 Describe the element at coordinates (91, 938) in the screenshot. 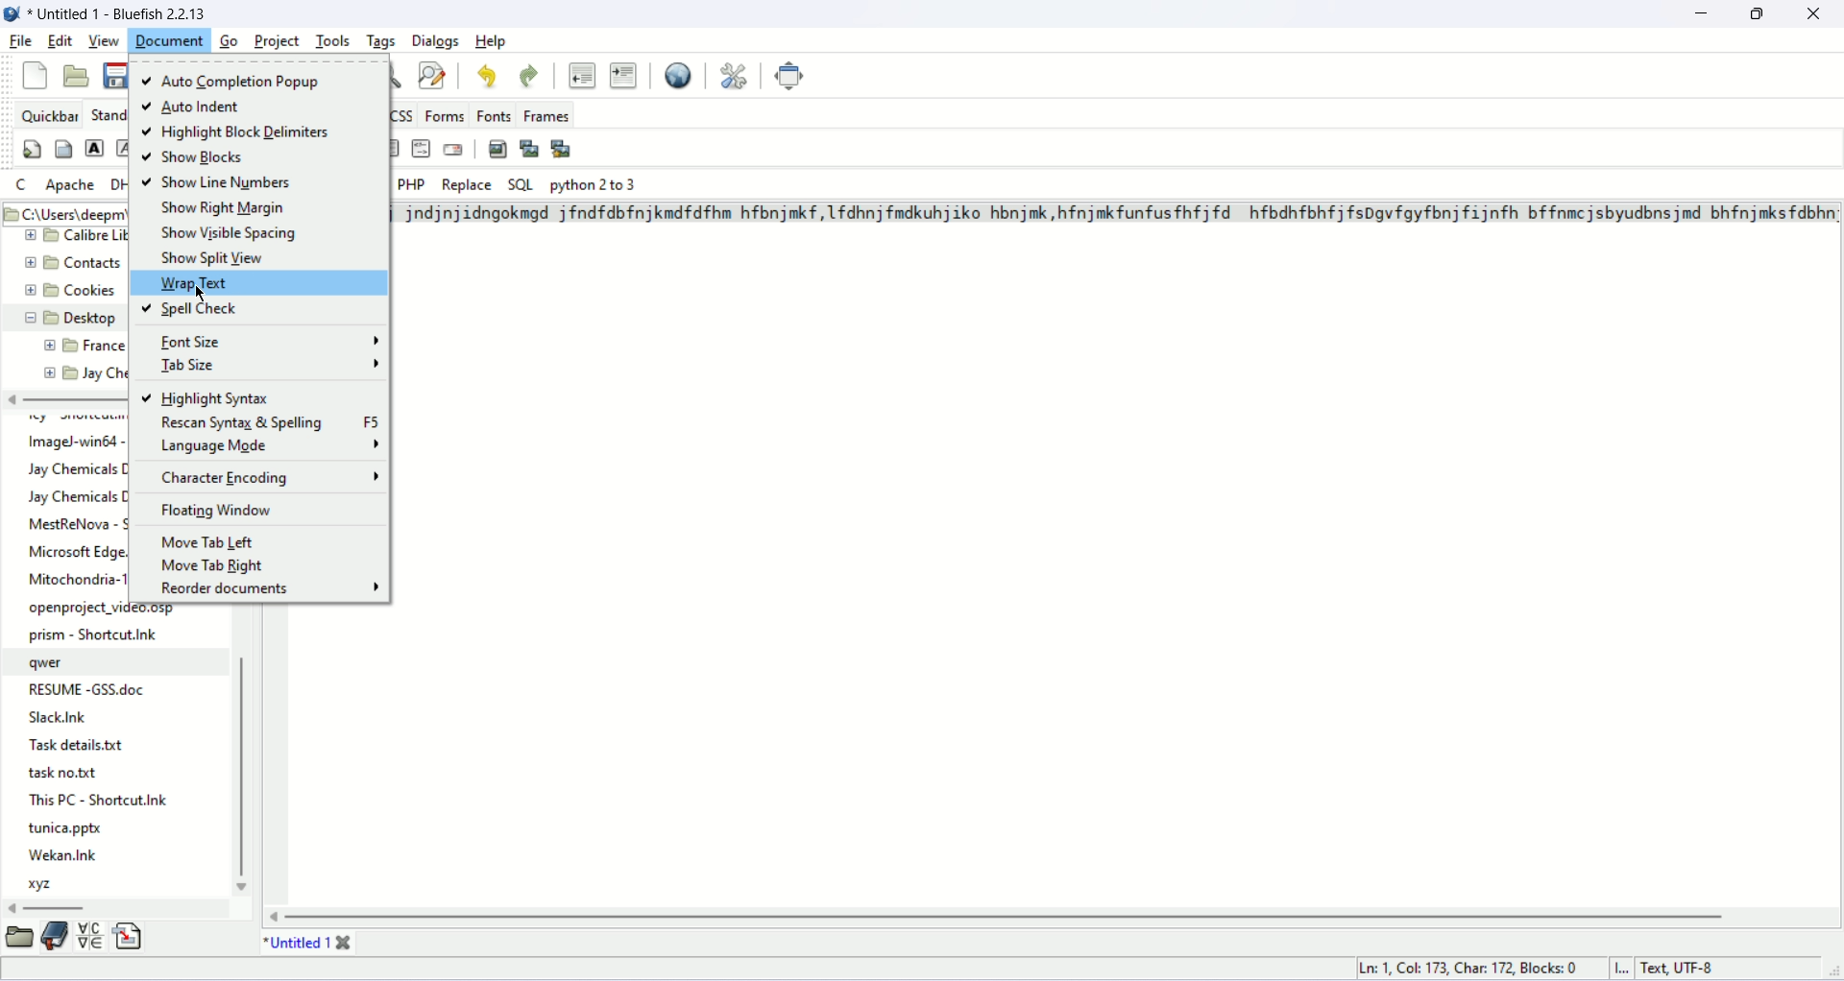

I see `charmap` at that location.